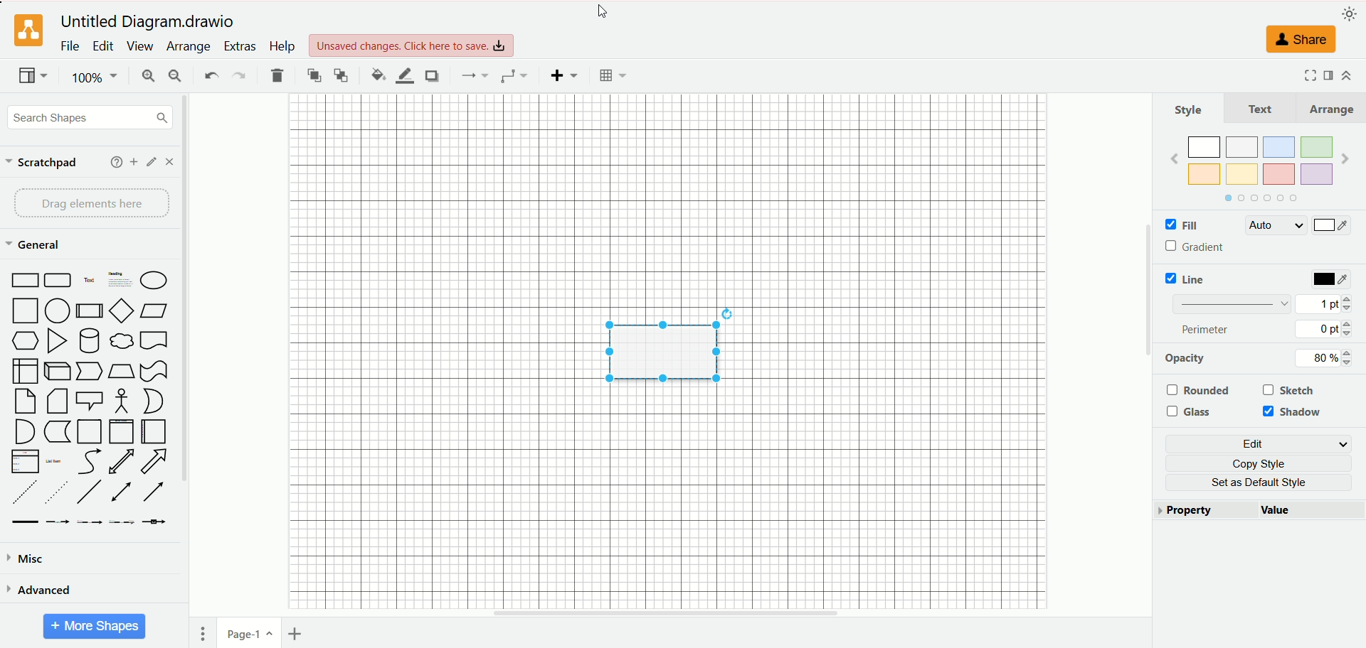 This screenshot has height=648, width=1366. Describe the element at coordinates (210, 74) in the screenshot. I see `undo` at that location.